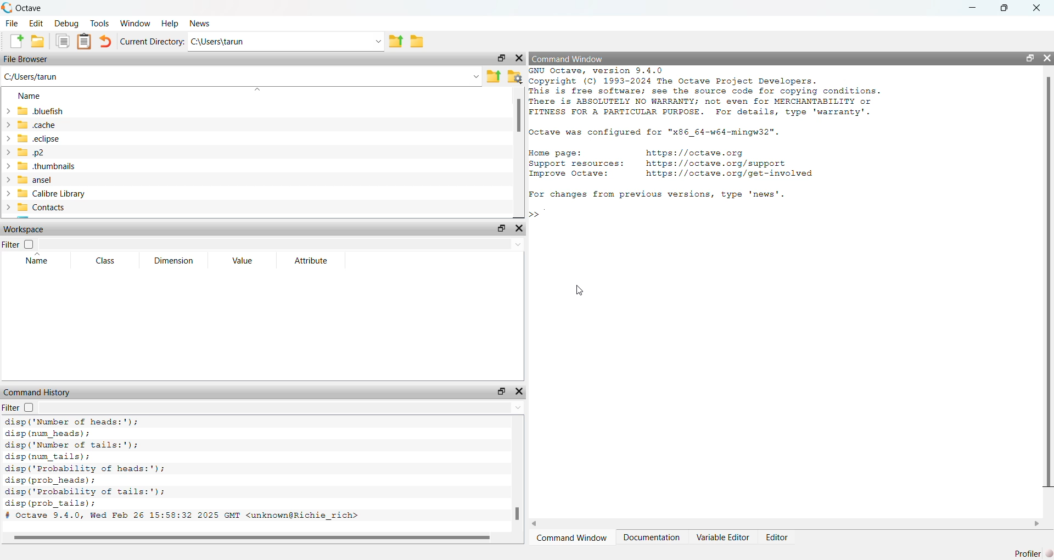 The width and height of the screenshot is (1054, 560). What do you see at coordinates (570, 58) in the screenshot?
I see `Command Window` at bounding box center [570, 58].